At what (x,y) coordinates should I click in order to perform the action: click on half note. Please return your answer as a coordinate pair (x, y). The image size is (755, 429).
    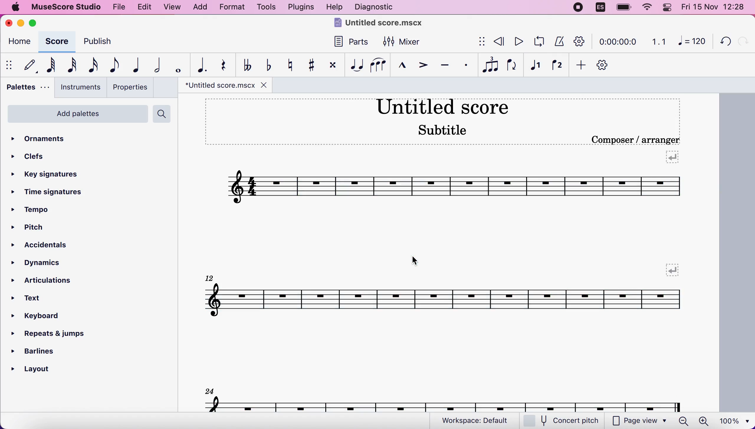
    Looking at the image, I should click on (153, 65).